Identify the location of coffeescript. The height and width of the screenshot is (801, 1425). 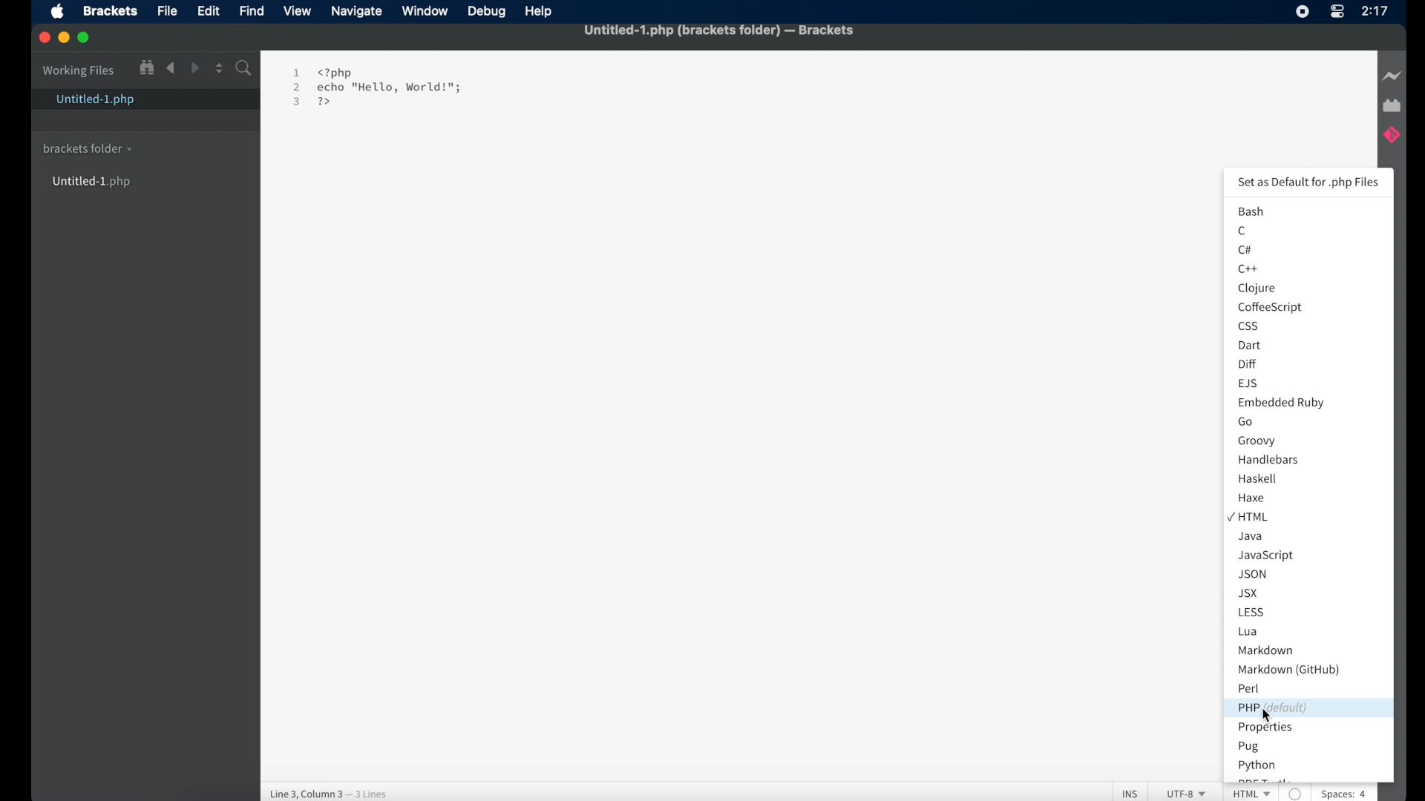
(1270, 307).